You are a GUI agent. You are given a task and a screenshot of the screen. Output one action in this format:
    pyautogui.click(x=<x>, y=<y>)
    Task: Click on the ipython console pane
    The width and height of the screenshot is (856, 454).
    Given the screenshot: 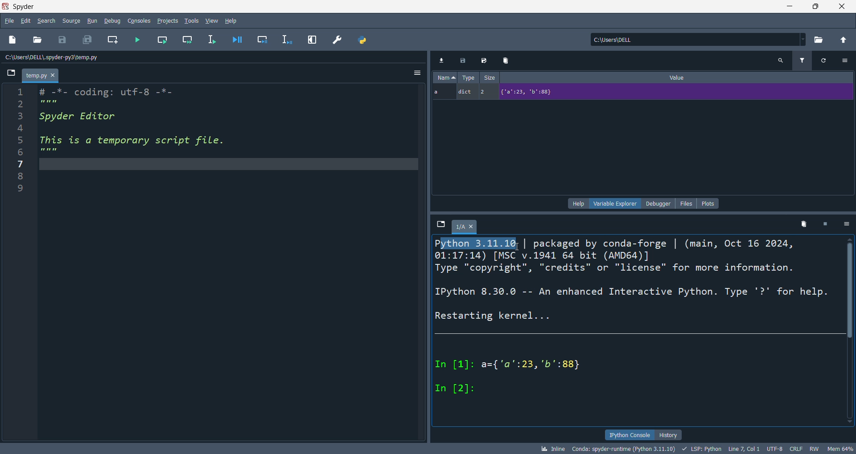 What is the action you would take?
    pyautogui.click(x=638, y=339)
    